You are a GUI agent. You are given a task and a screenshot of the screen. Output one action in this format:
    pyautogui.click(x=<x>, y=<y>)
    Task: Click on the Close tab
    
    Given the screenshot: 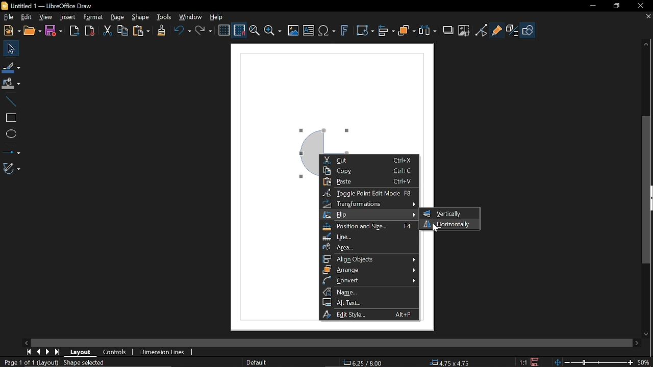 What is the action you would take?
    pyautogui.click(x=648, y=17)
    